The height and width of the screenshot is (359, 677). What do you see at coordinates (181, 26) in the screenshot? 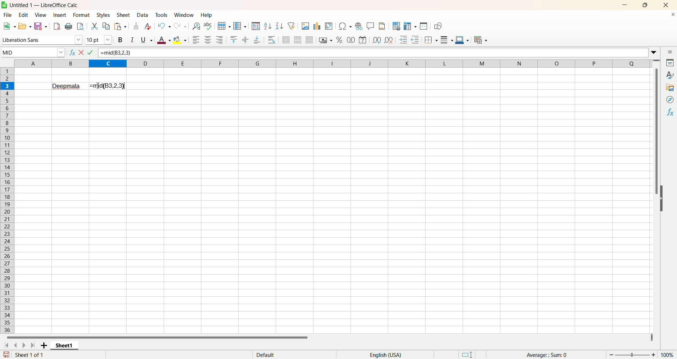
I see `Redo` at bounding box center [181, 26].